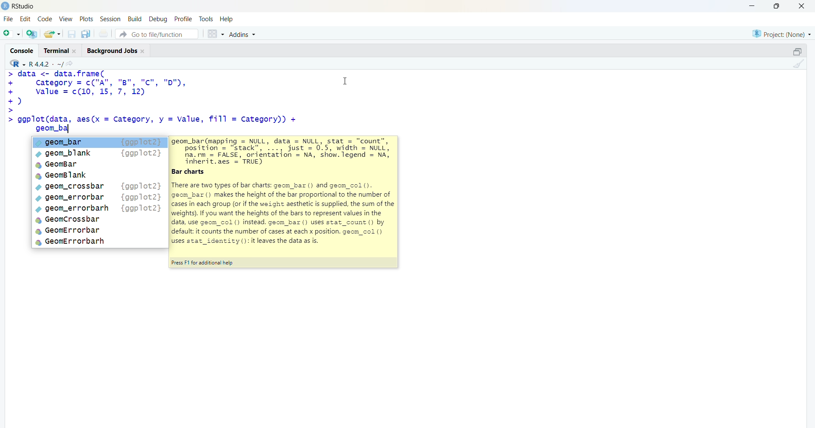 The height and width of the screenshot is (428, 815). I want to click on Addins, so click(244, 35).